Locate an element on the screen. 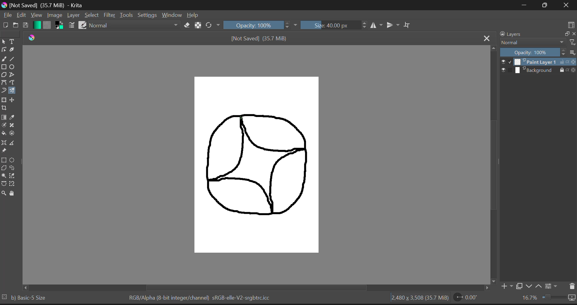 The image size is (577, 305). Filter is located at coordinates (110, 15).